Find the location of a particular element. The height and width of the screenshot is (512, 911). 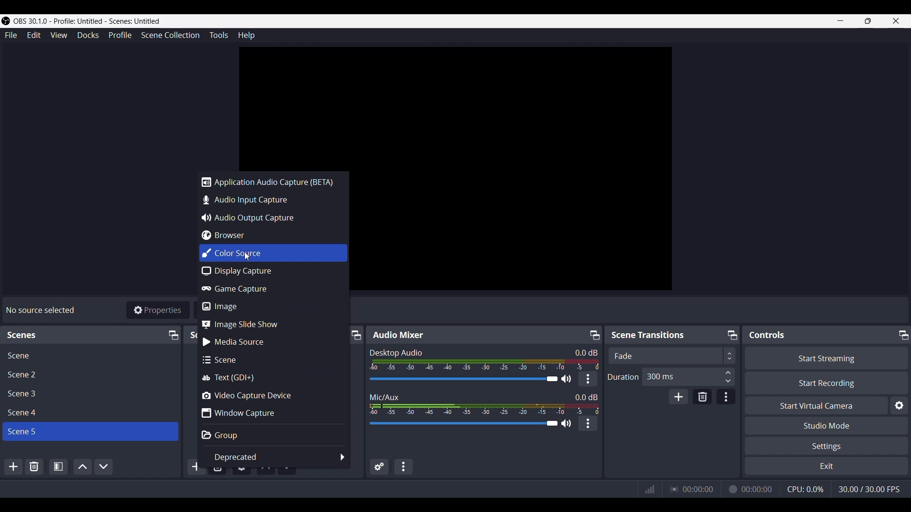

Application audio capture (BETA) is located at coordinates (270, 182).